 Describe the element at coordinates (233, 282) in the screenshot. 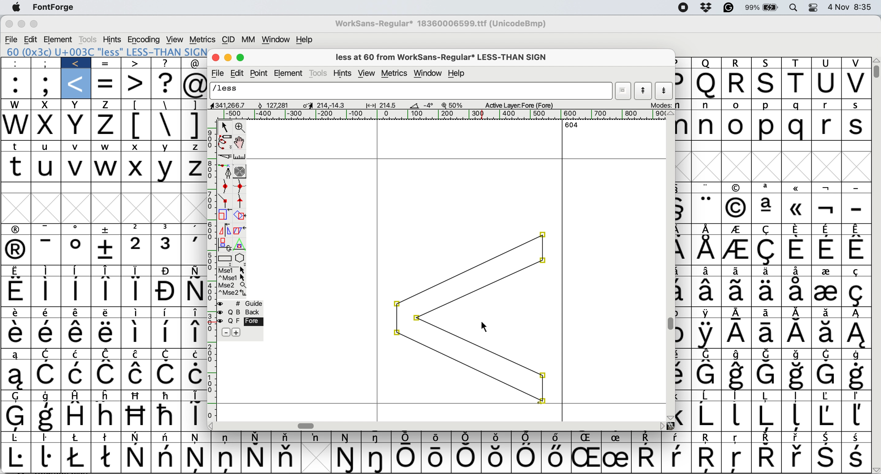

I see `more options` at that location.